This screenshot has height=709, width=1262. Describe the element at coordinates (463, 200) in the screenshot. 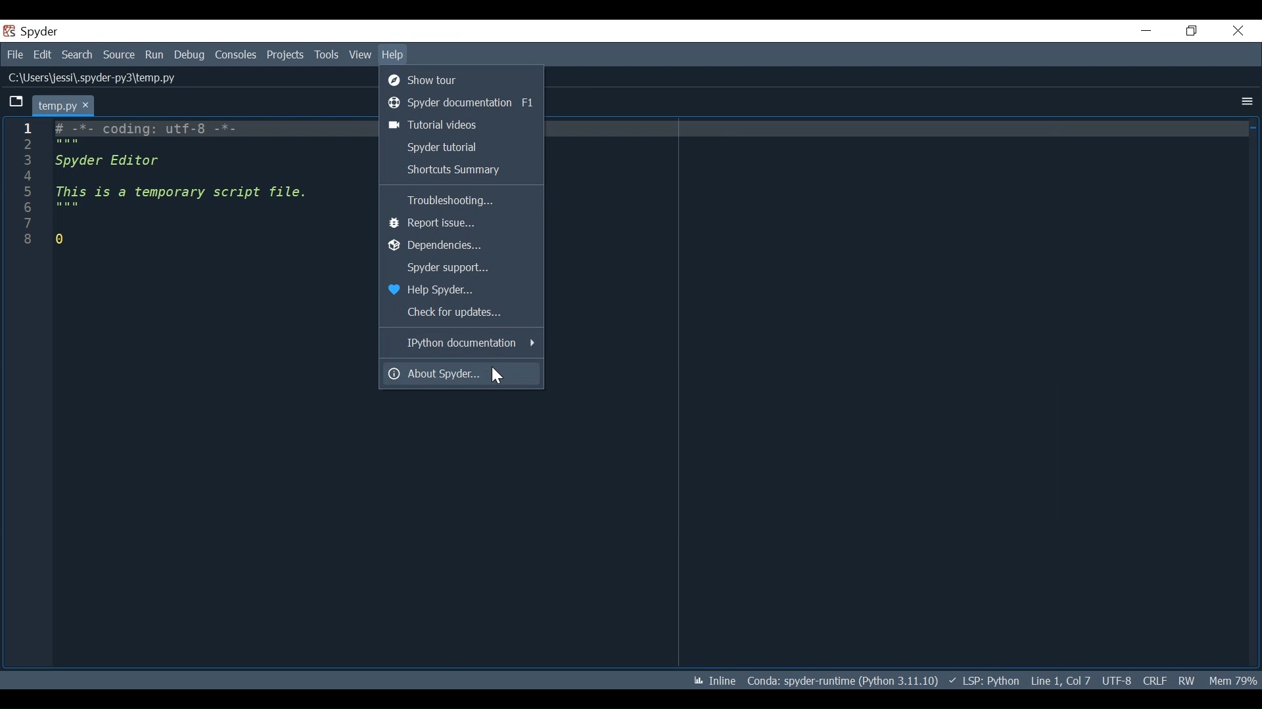

I see `Troubleshooting` at that location.